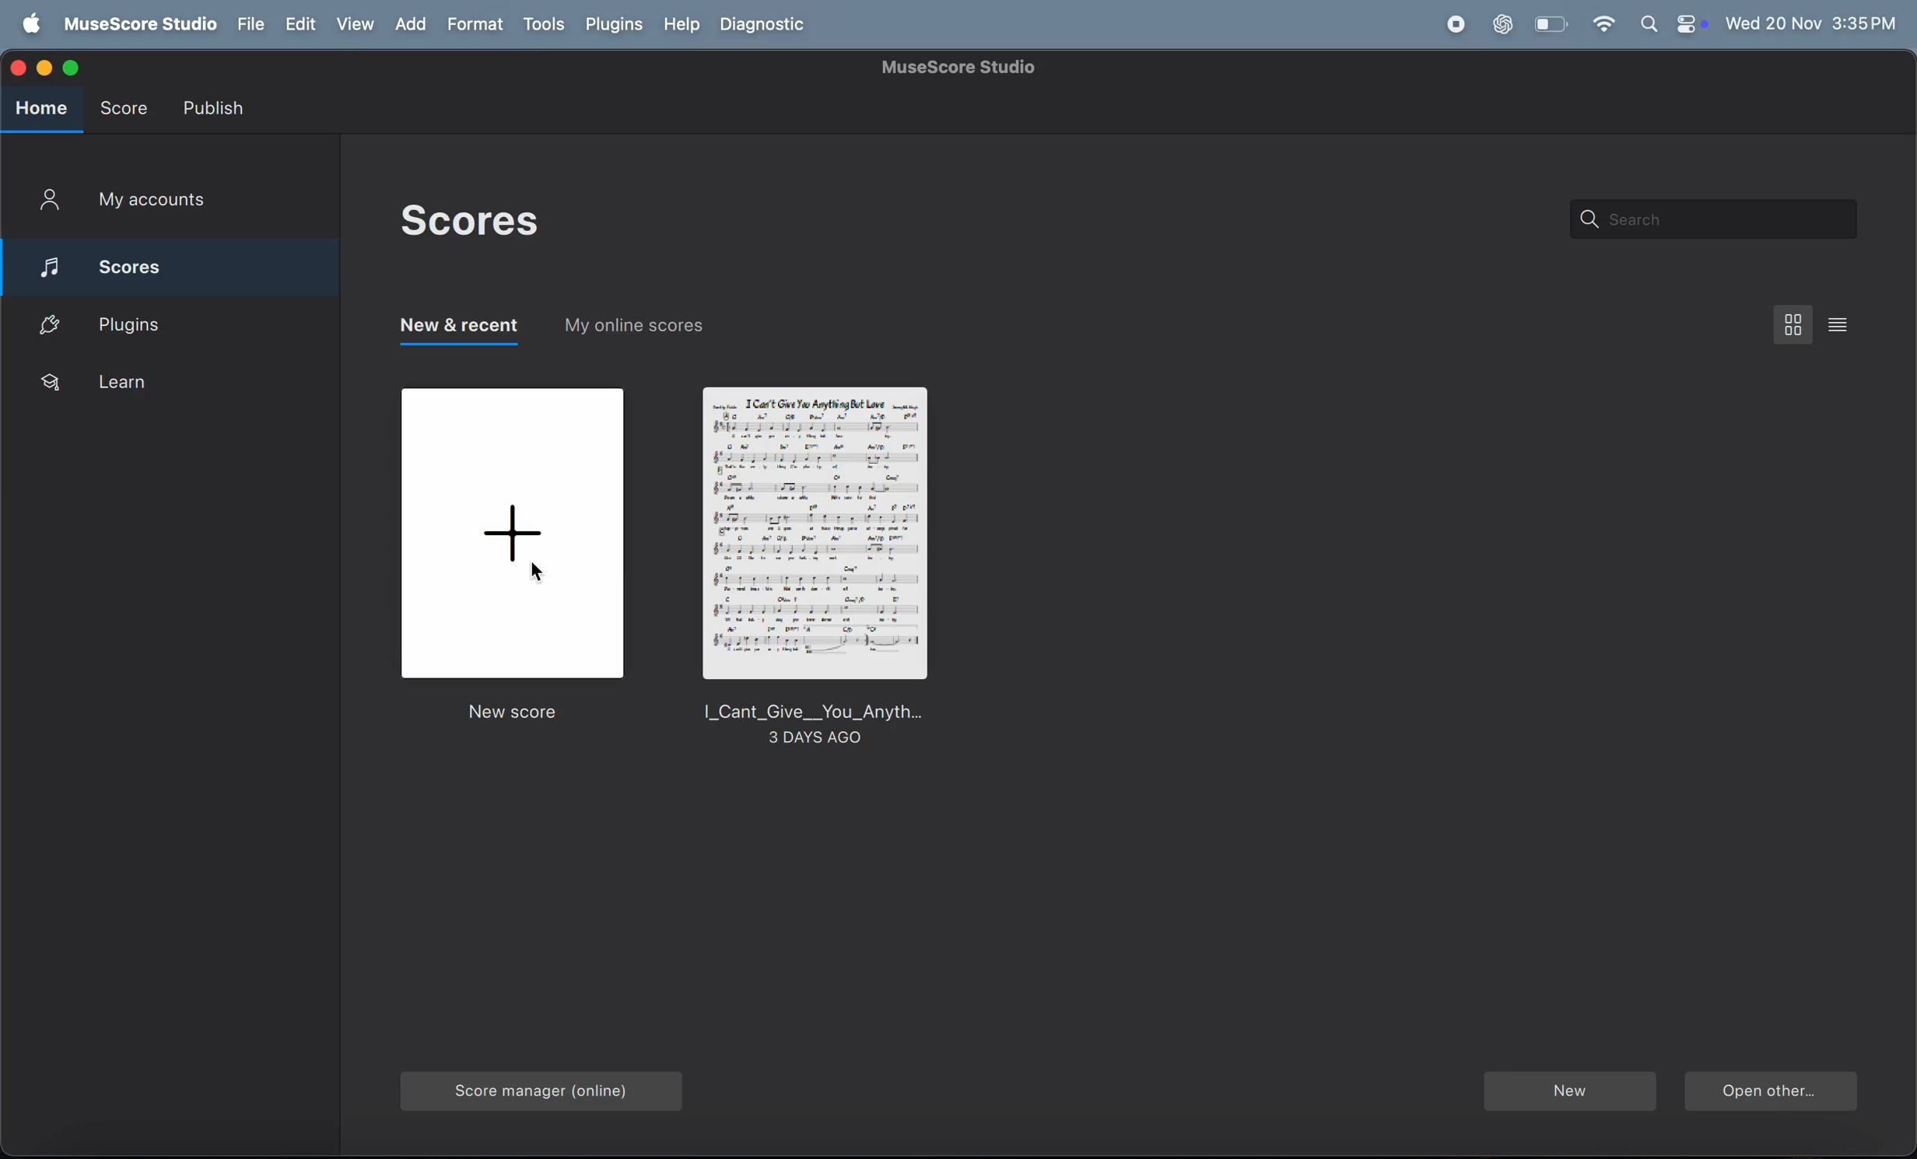  Describe the element at coordinates (47, 66) in the screenshot. I see `minimize` at that location.